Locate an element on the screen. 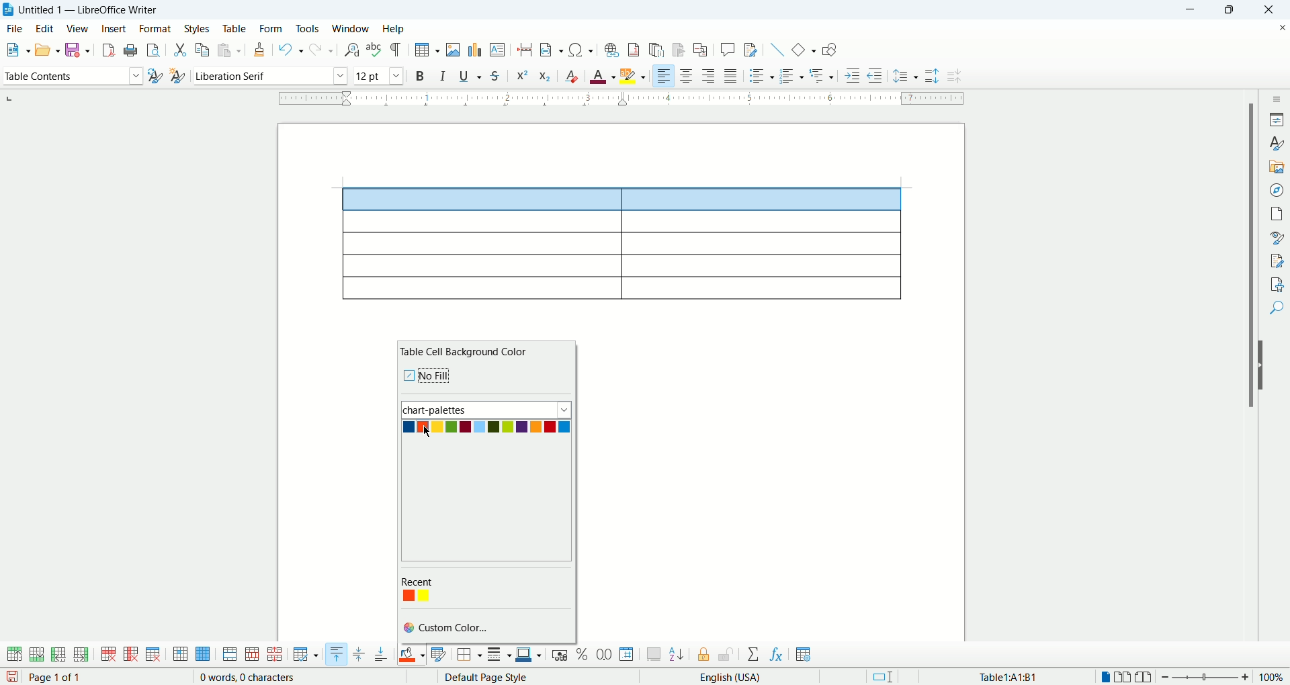 The width and height of the screenshot is (1290, 685). protect cells is located at coordinates (702, 656).